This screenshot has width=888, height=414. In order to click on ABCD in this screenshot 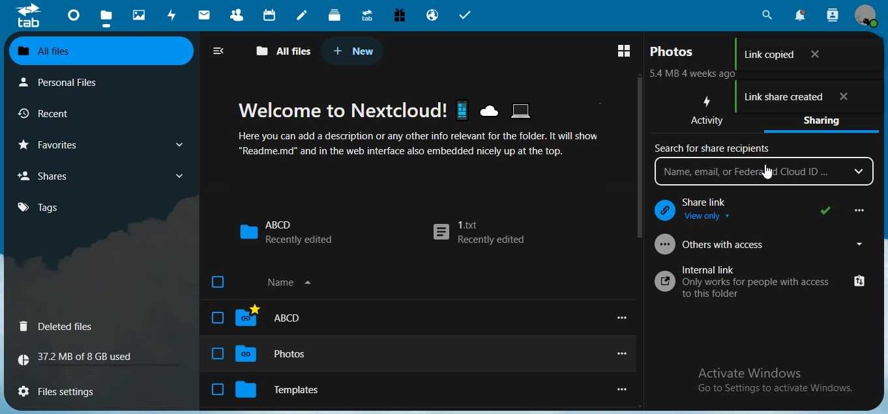, I will do `click(286, 232)`.